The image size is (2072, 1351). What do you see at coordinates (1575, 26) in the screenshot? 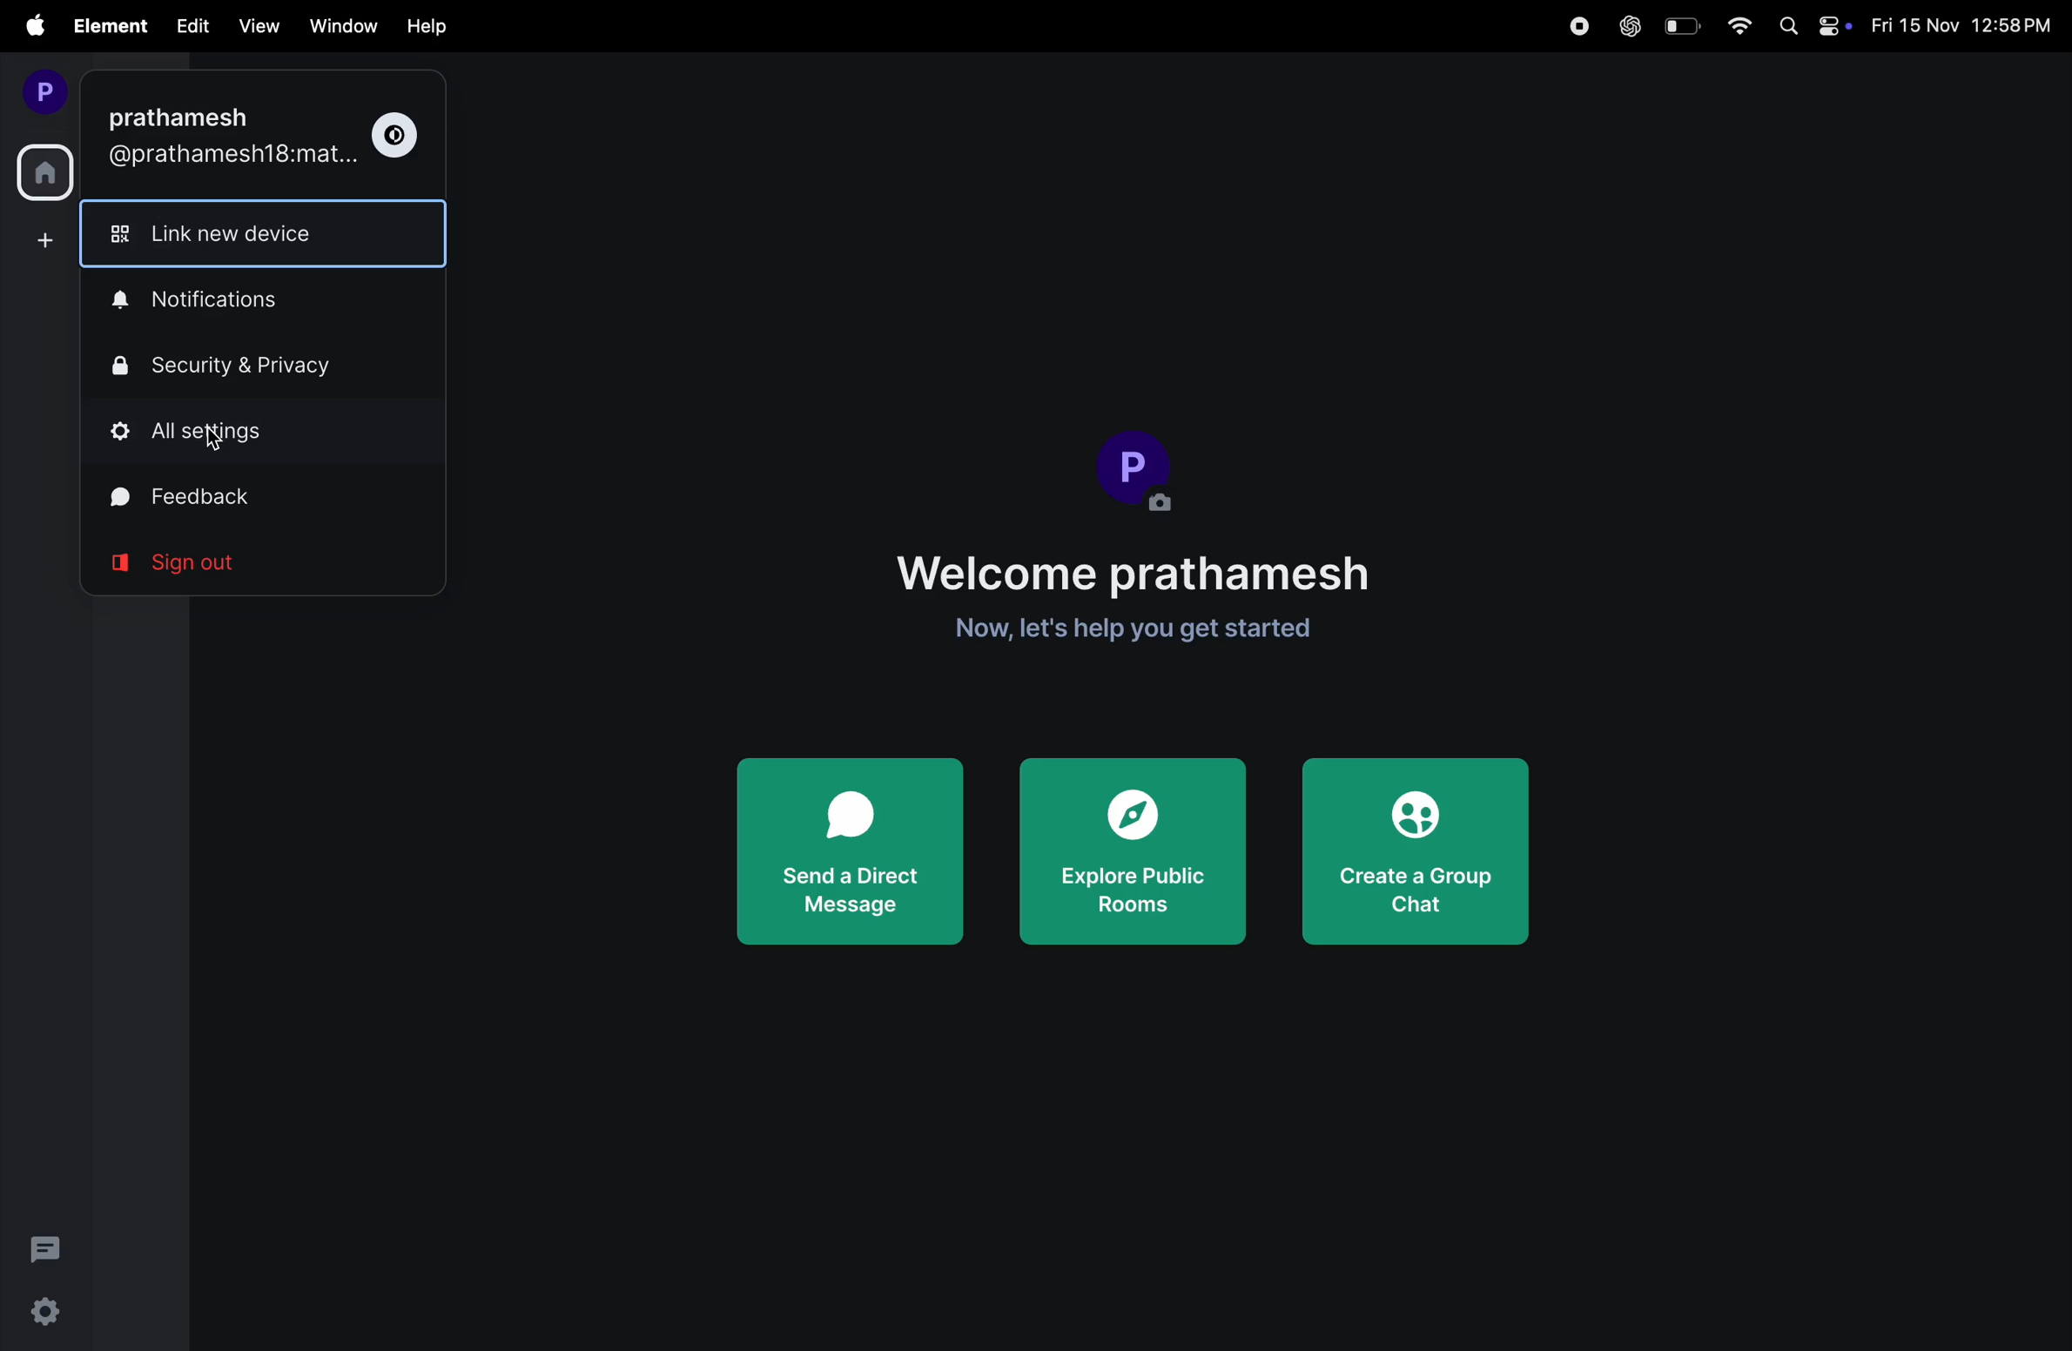
I see `record` at bounding box center [1575, 26].